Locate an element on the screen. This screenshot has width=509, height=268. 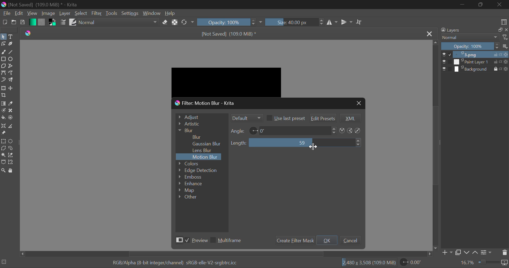
0 degree is located at coordinates (295, 130).